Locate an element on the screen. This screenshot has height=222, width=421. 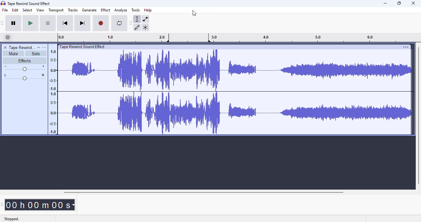
help is located at coordinates (148, 10).